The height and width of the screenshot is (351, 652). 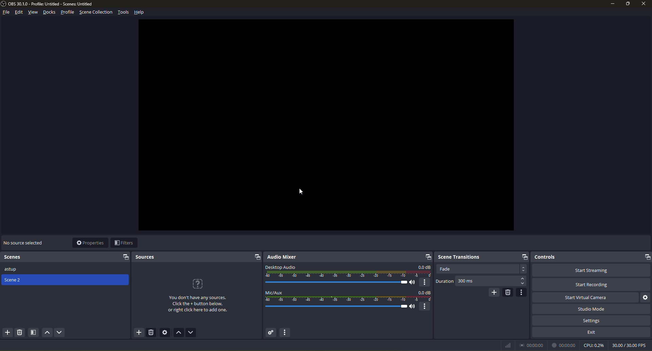 I want to click on start recording, so click(x=592, y=284).